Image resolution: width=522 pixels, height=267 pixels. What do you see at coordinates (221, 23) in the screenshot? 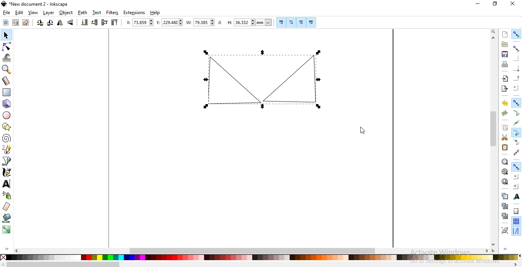
I see `unlock` at bounding box center [221, 23].